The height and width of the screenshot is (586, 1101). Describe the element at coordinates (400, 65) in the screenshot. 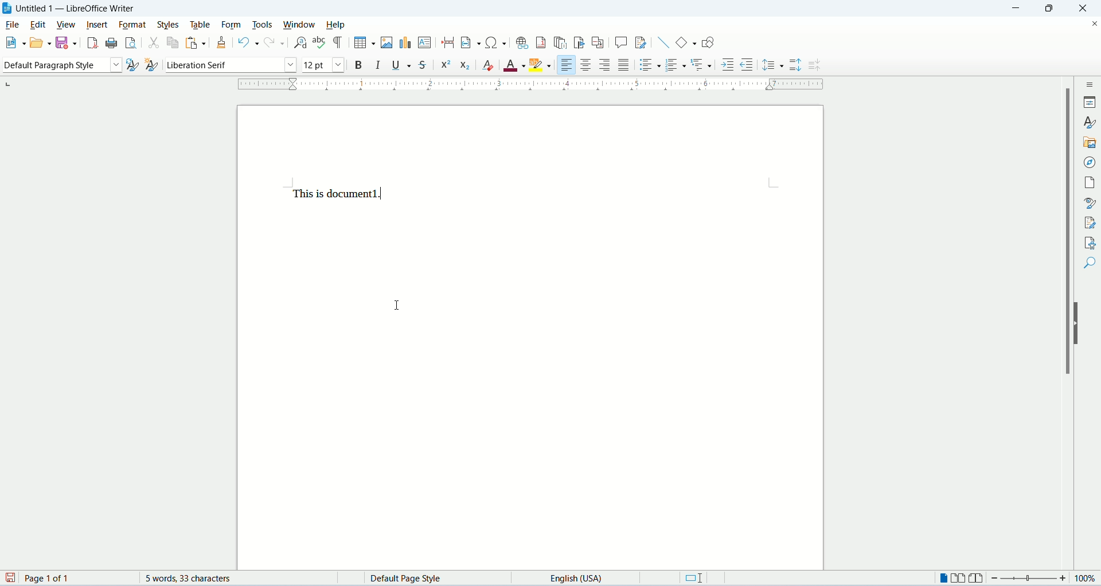

I see `underline` at that location.